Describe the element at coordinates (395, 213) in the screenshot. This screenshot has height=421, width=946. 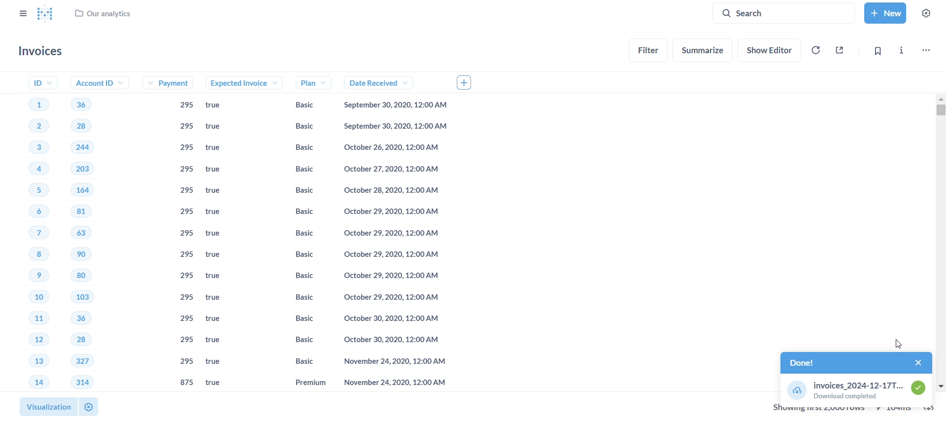
I see `October 29,2020, 12:00 AM` at that location.